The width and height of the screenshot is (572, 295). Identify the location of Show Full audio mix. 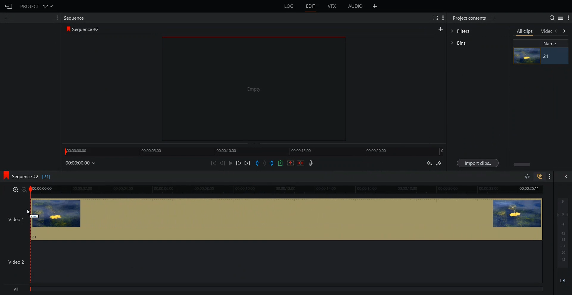
(564, 176).